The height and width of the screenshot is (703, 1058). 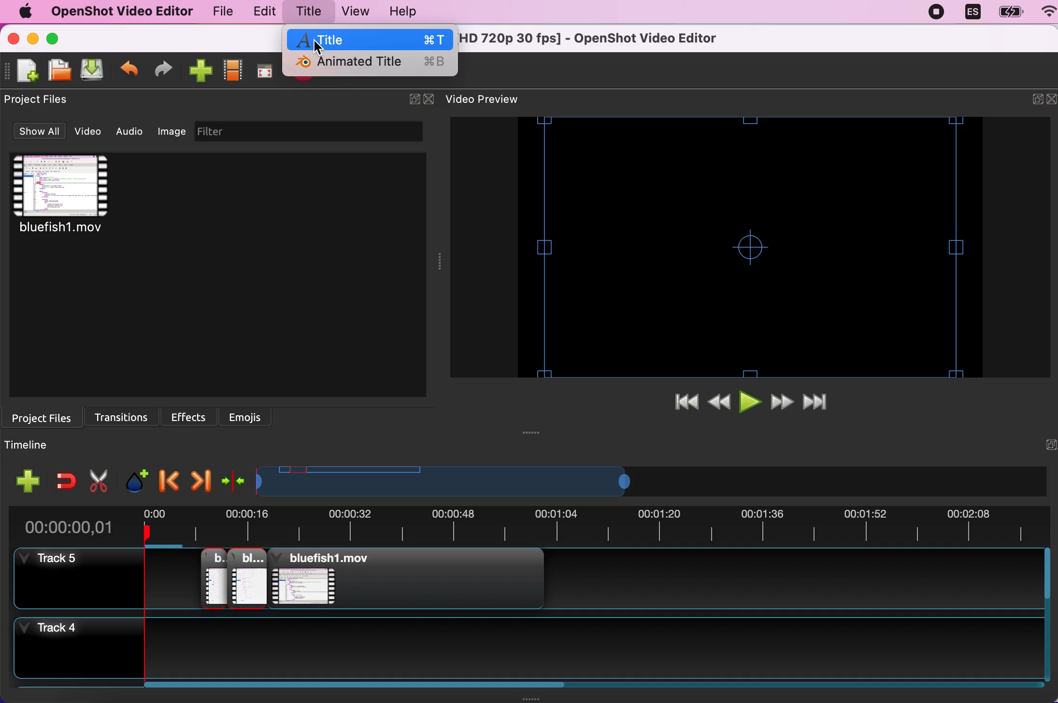 I want to click on show all, so click(x=38, y=132).